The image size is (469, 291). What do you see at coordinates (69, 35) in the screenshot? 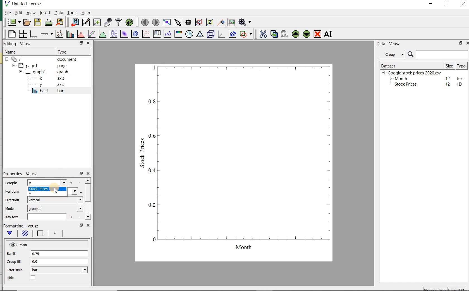
I see `plot bar charts` at bounding box center [69, 35].